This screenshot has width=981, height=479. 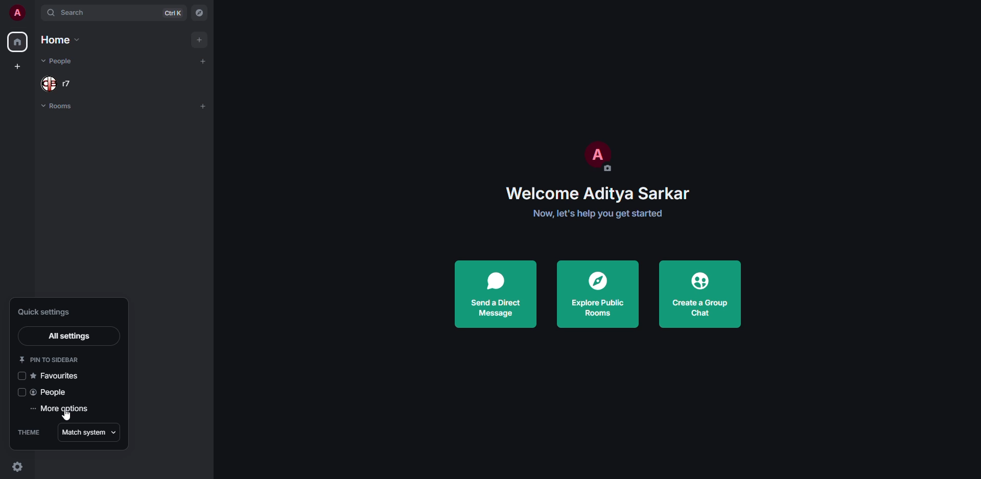 I want to click on home, so click(x=18, y=41).